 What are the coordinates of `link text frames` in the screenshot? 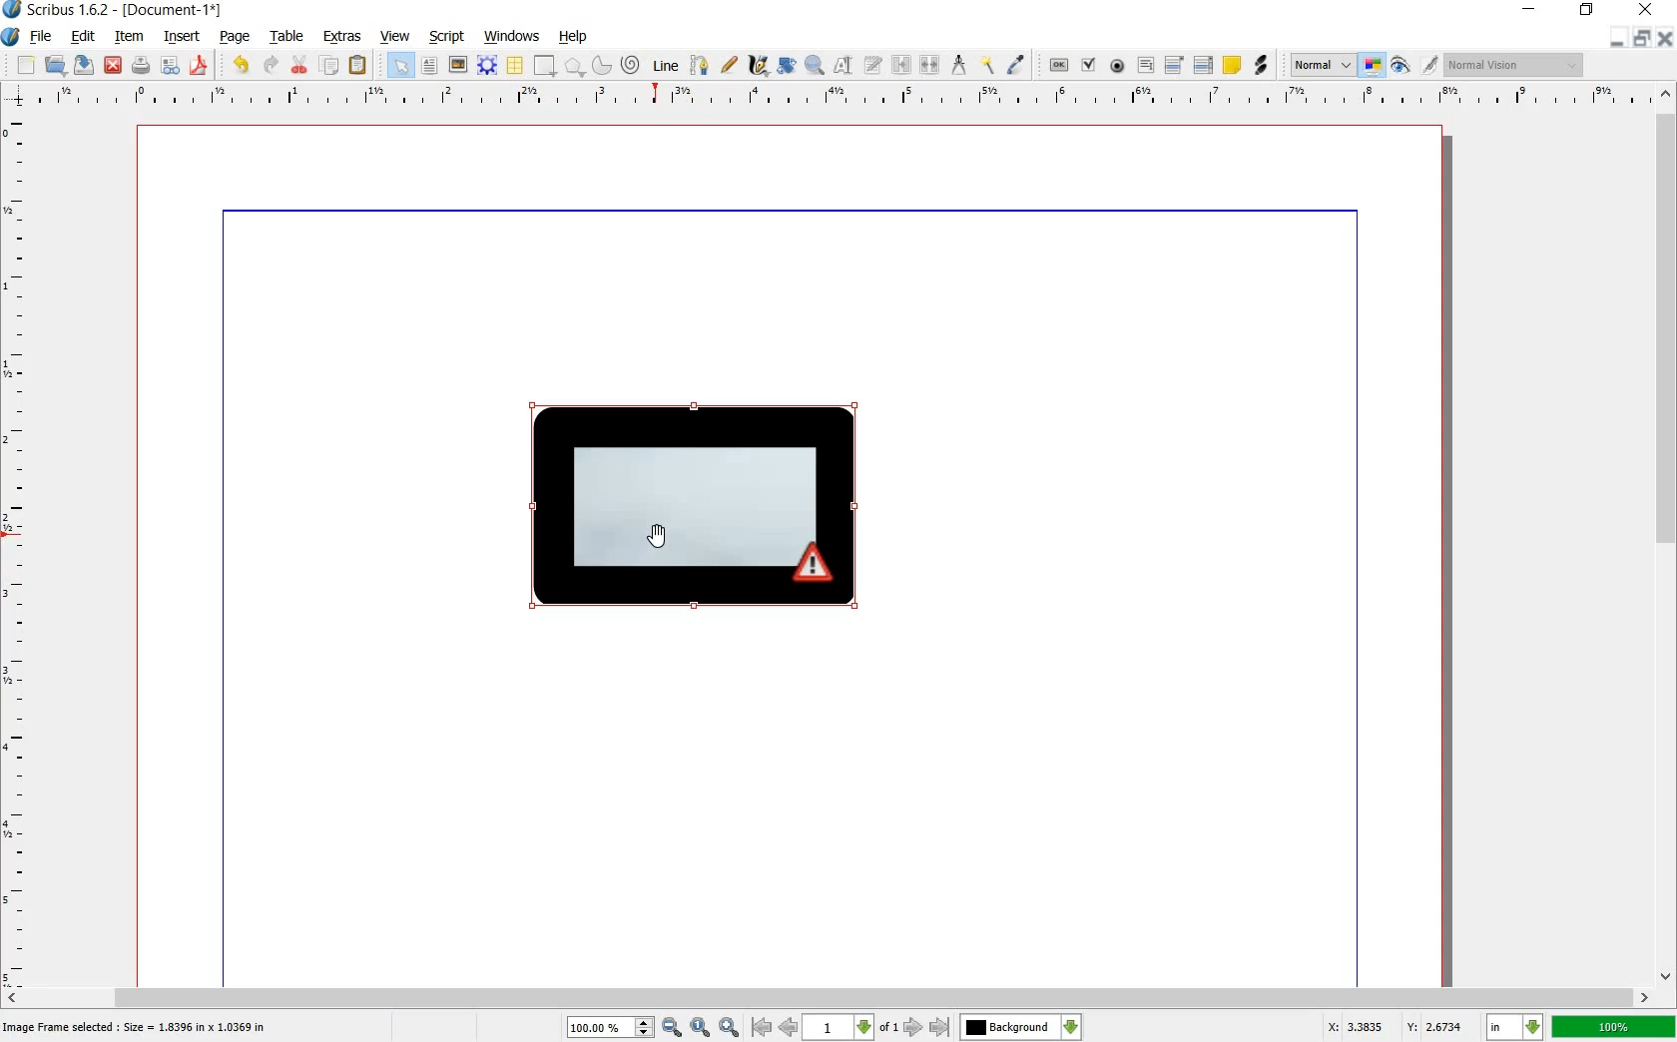 It's located at (900, 64).